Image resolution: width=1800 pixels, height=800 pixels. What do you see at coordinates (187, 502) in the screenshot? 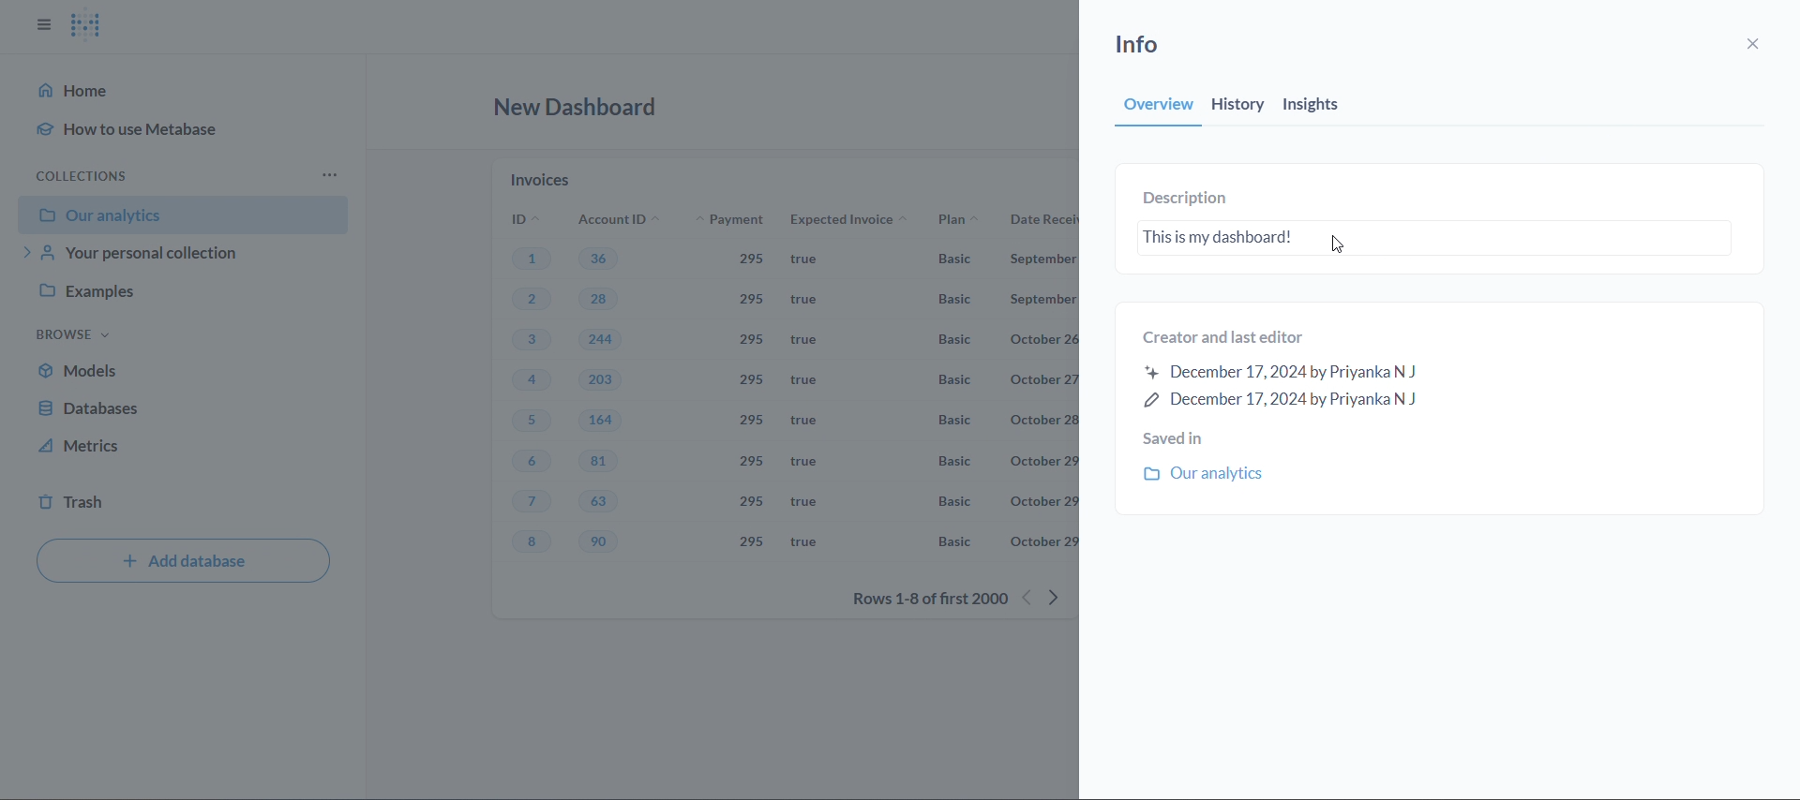
I see `trash` at bounding box center [187, 502].